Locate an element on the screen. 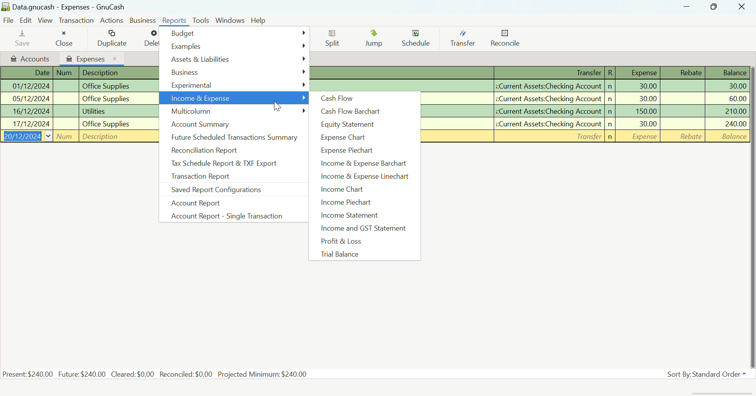 This screenshot has height=396, width=756. Examples is located at coordinates (235, 47).